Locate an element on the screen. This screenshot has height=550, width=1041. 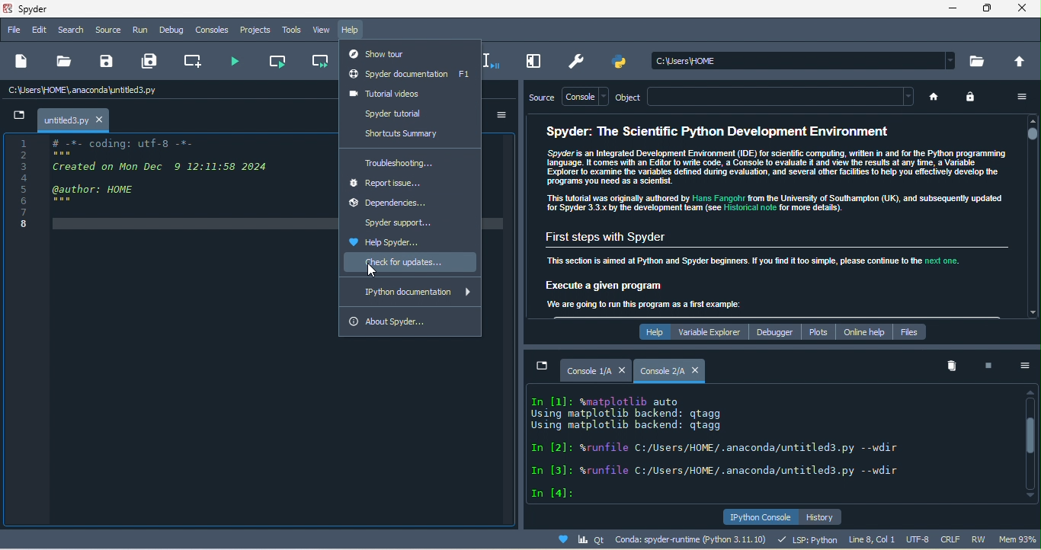
console is located at coordinates (585, 96).